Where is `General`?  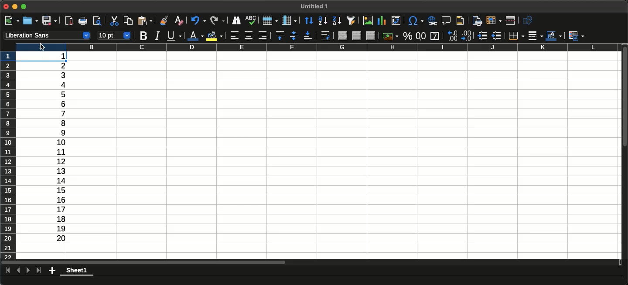
General is located at coordinates (435, 36).